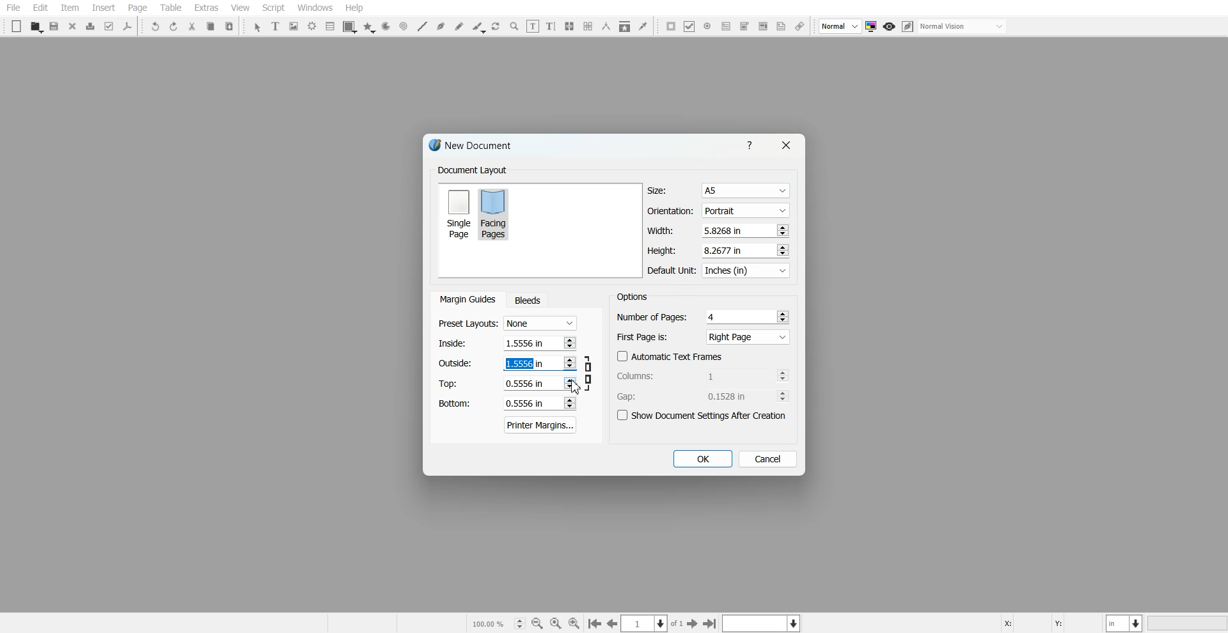 The height and width of the screenshot is (633, 1228). I want to click on Increase and decrease No. , so click(782, 230).